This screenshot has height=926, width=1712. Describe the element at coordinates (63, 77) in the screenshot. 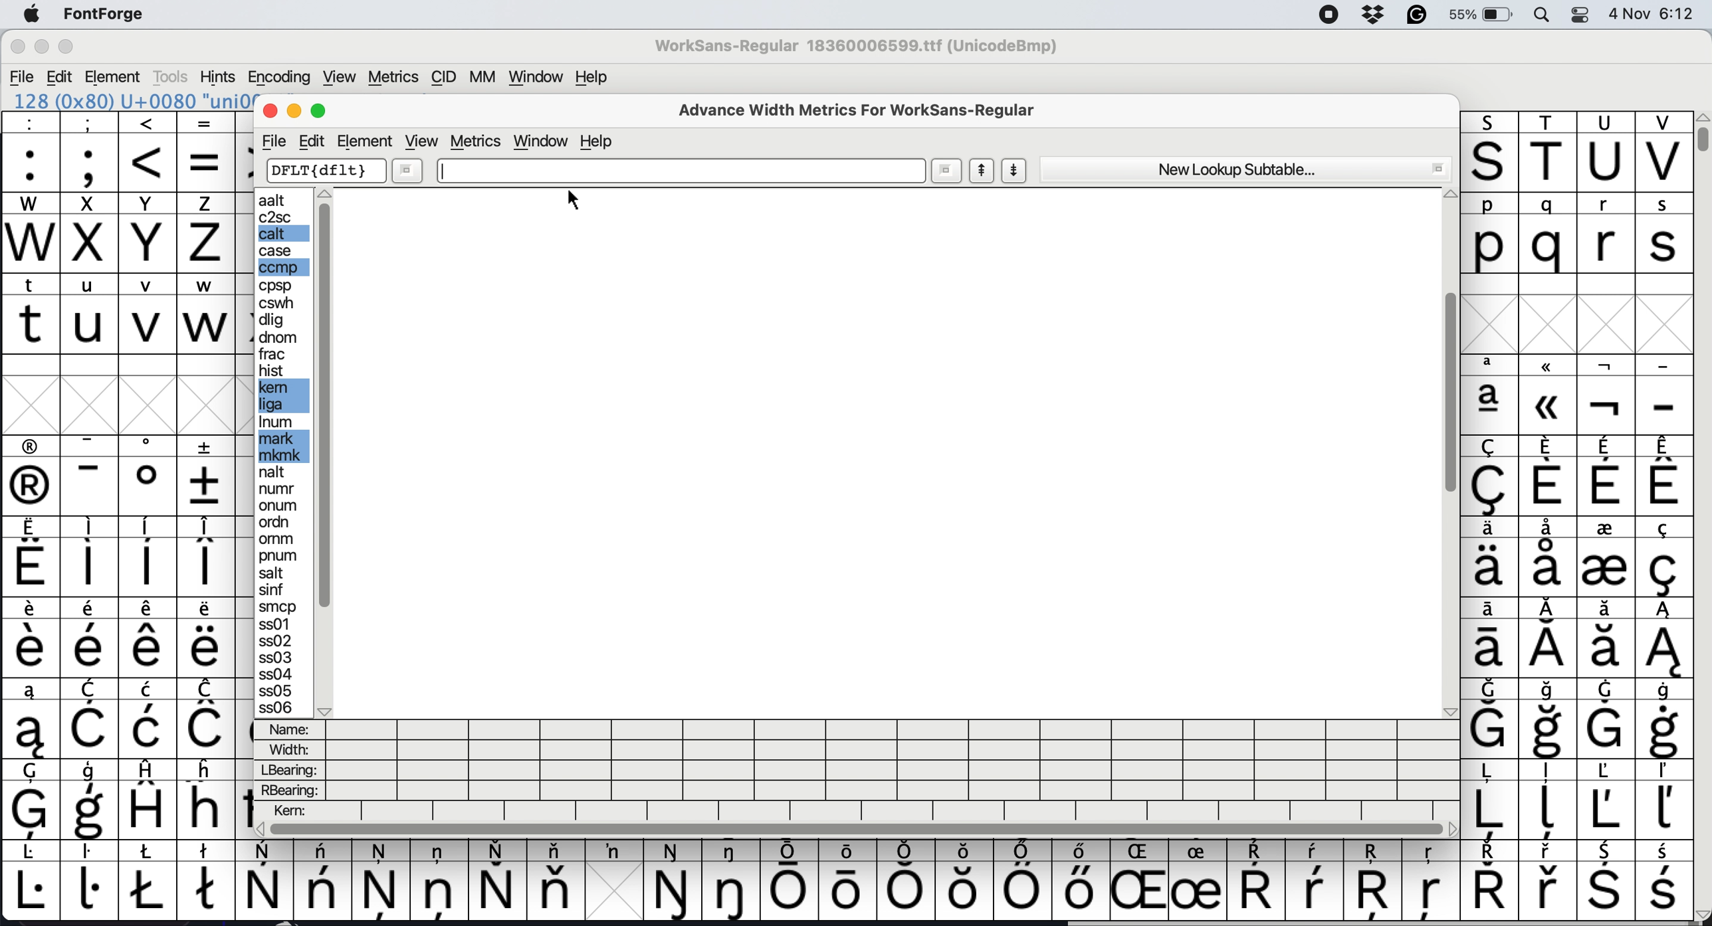

I see `Edit` at that location.